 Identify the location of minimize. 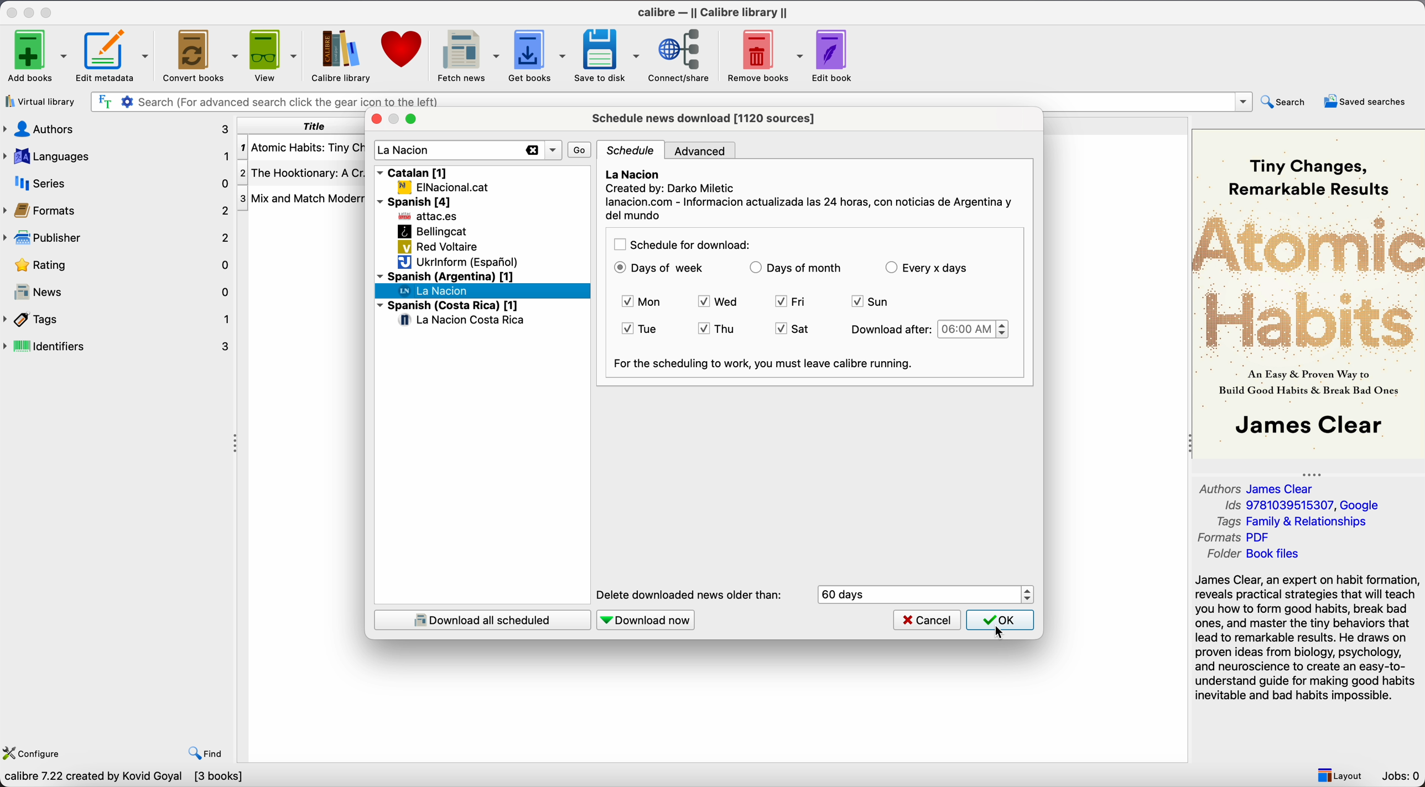
(31, 11).